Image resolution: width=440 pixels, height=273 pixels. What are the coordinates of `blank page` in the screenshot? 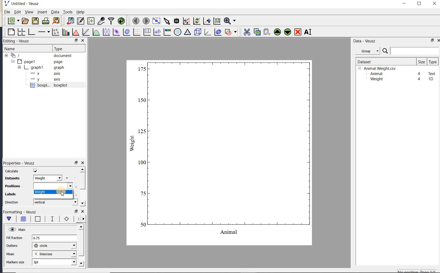 It's located at (10, 32).